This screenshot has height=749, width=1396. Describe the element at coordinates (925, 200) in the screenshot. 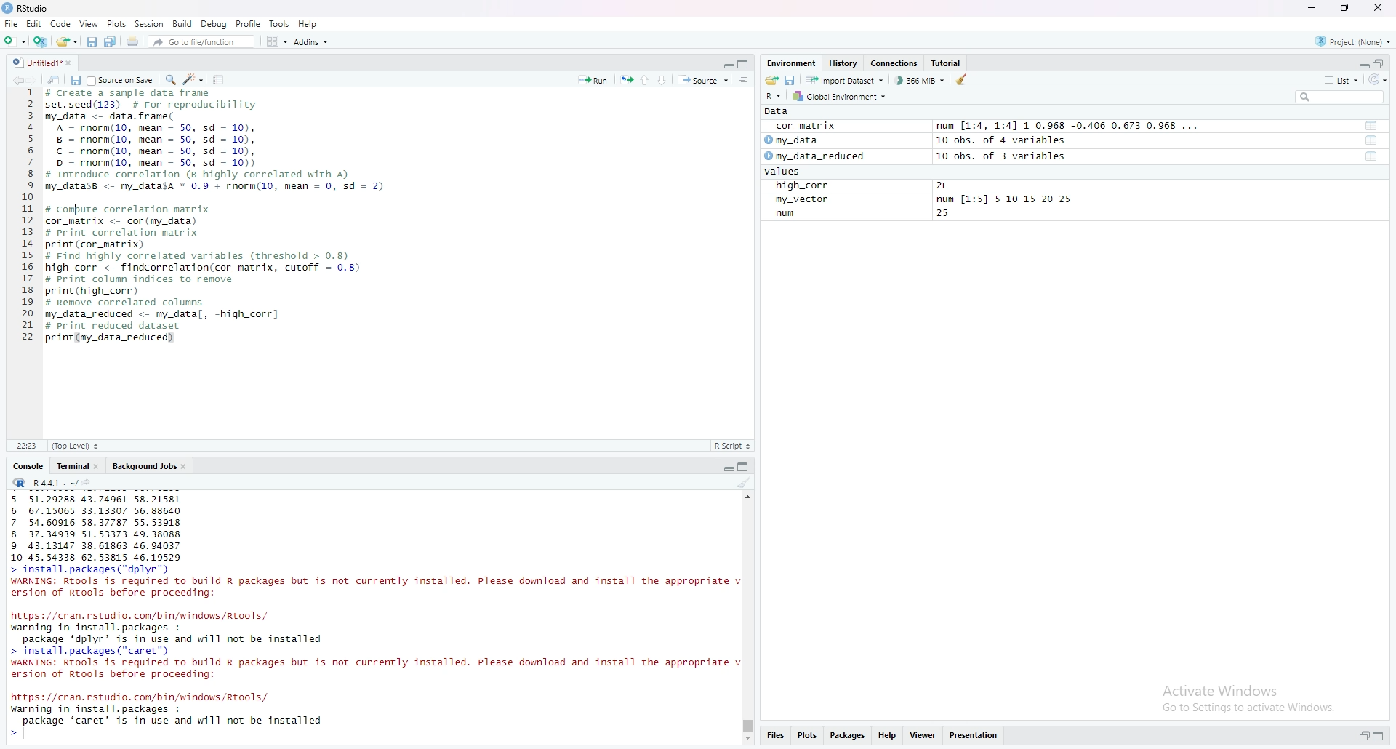

I see `my_vector num [1:5] 5 10 15 20 25` at that location.